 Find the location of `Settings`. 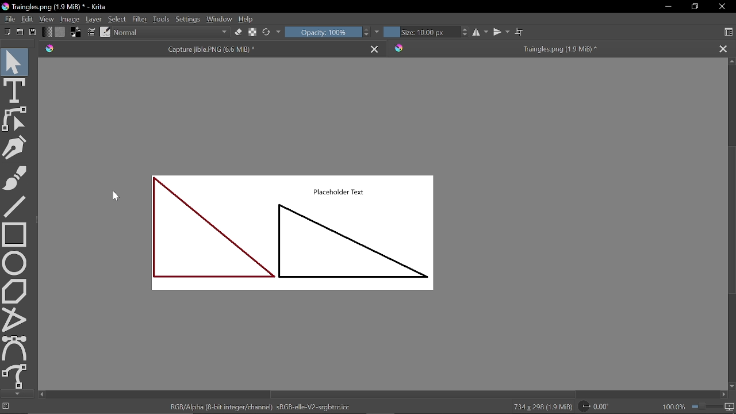

Settings is located at coordinates (187, 18).